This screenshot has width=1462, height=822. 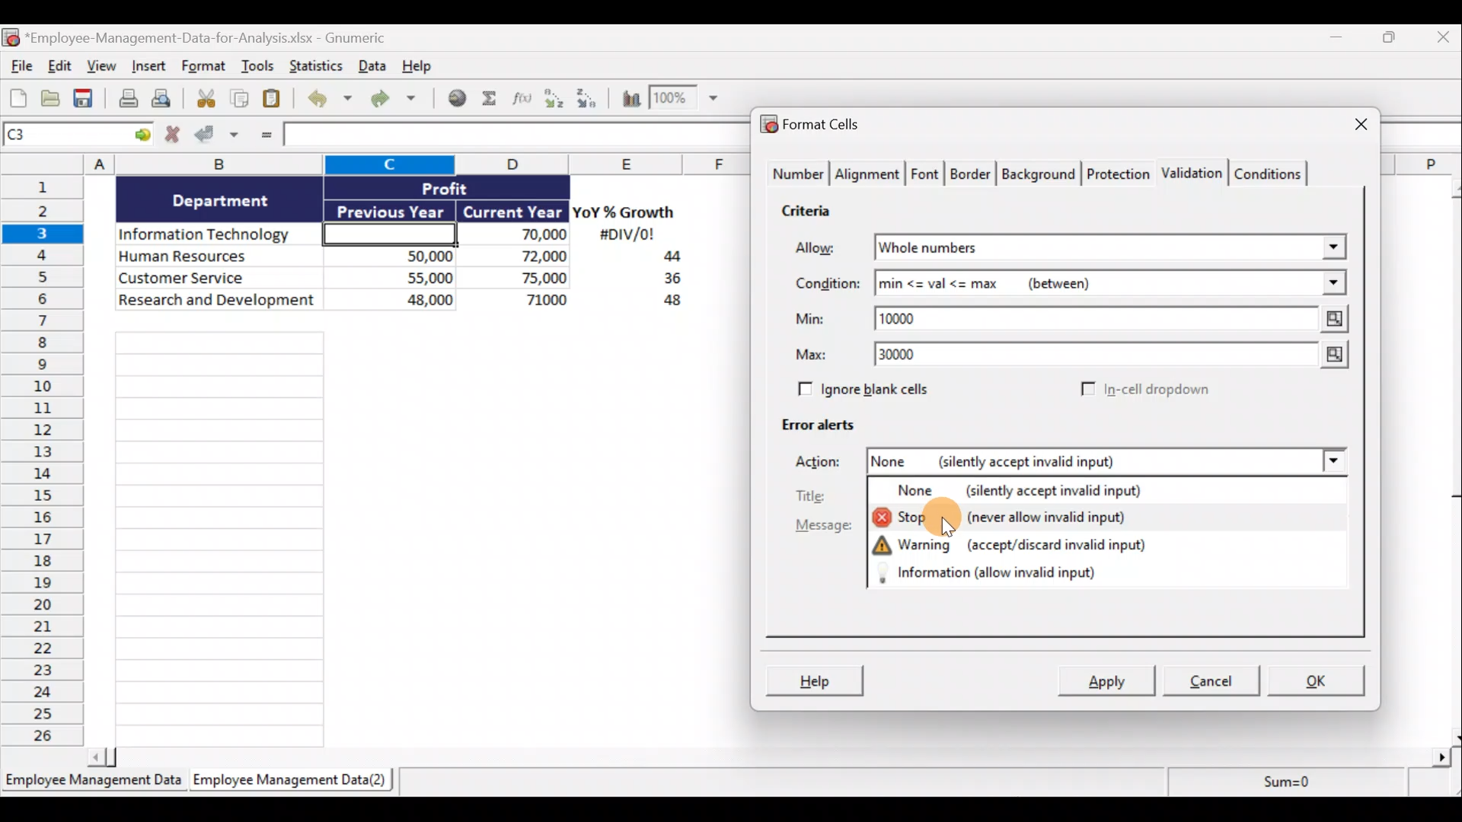 I want to click on Employee Management Data(2), so click(x=287, y=782).